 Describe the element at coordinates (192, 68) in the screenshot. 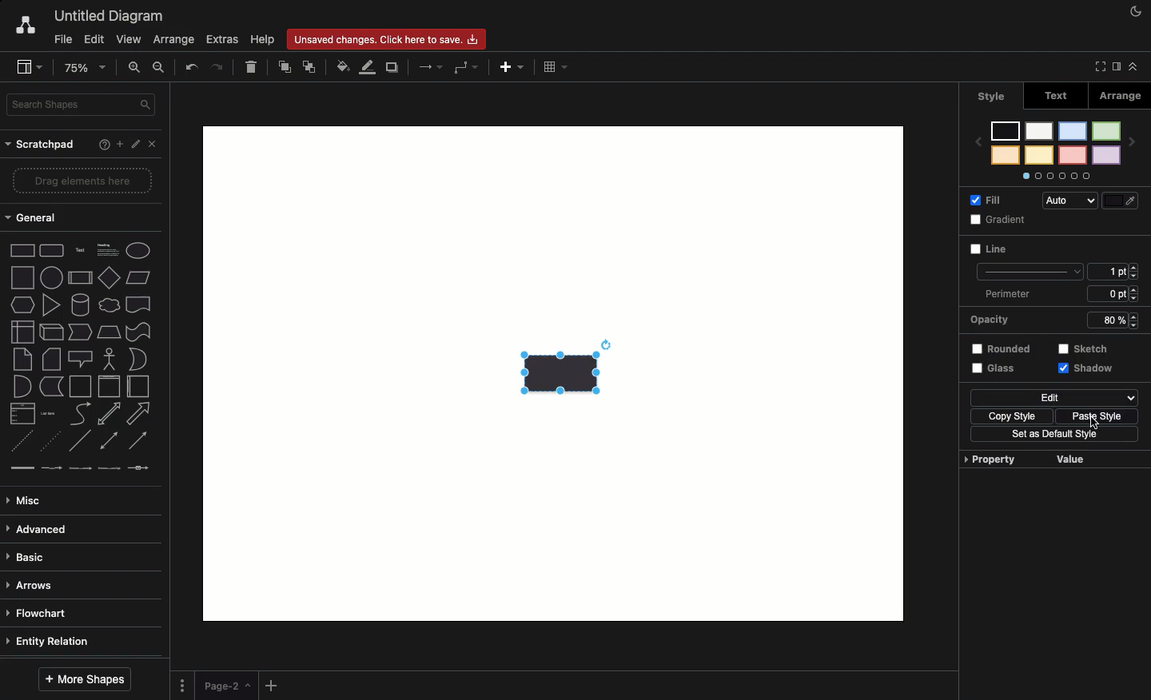

I see `Undo` at that location.